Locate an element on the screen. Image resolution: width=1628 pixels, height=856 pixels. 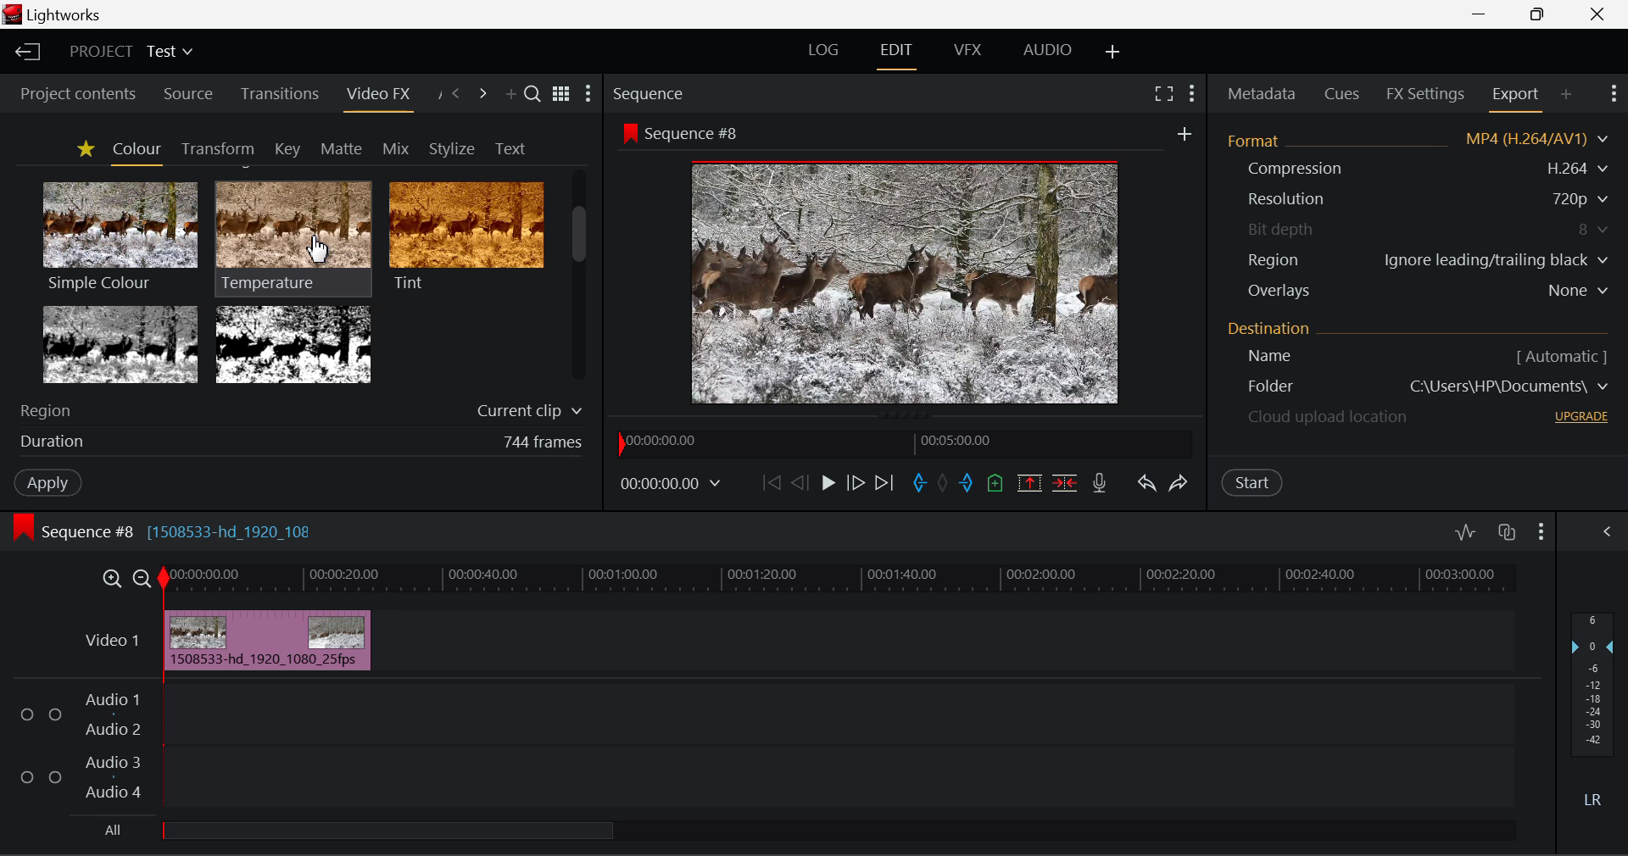
Checkbox is located at coordinates (27, 775).